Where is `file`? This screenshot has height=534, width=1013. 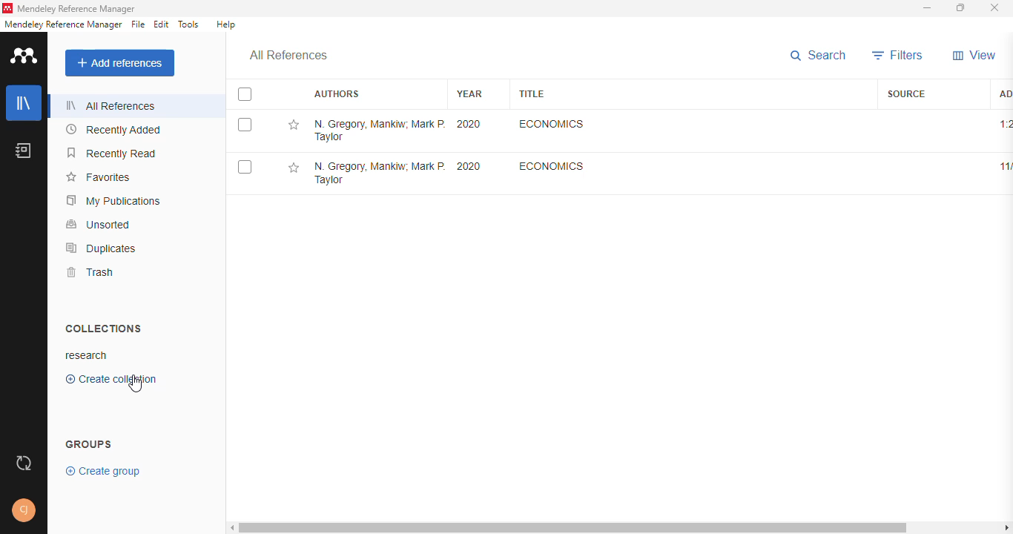 file is located at coordinates (138, 24).